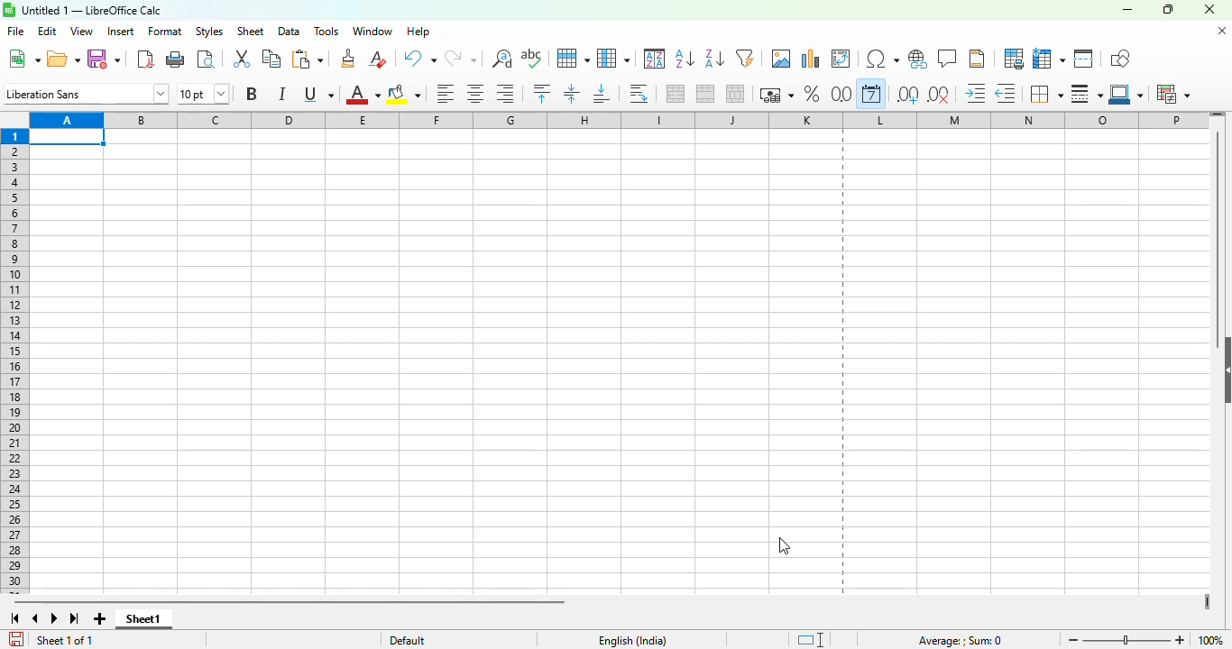 The image size is (1232, 649). What do you see at coordinates (502, 59) in the screenshot?
I see `find and replace ` at bounding box center [502, 59].